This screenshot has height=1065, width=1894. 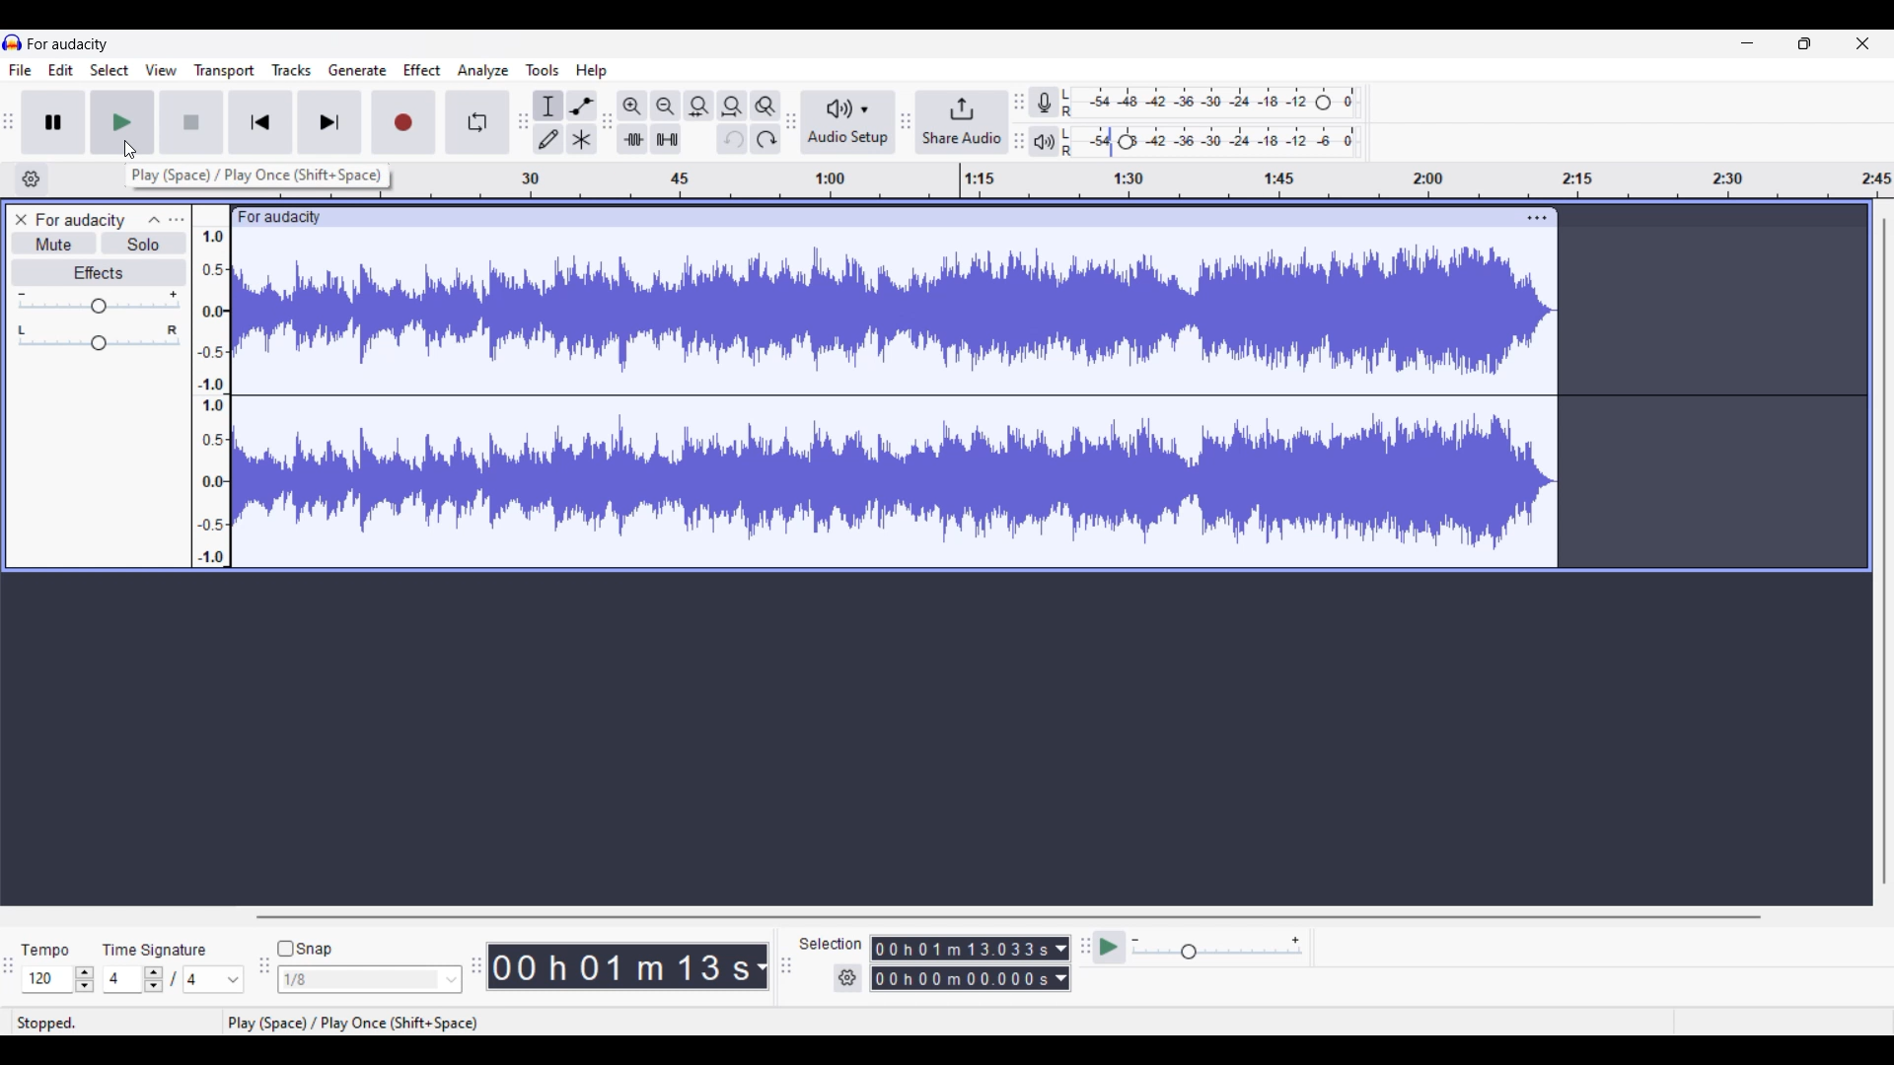 What do you see at coordinates (582, 106) in the screenshot?
I see `Envelop tool` at bounding box center [582, 106].